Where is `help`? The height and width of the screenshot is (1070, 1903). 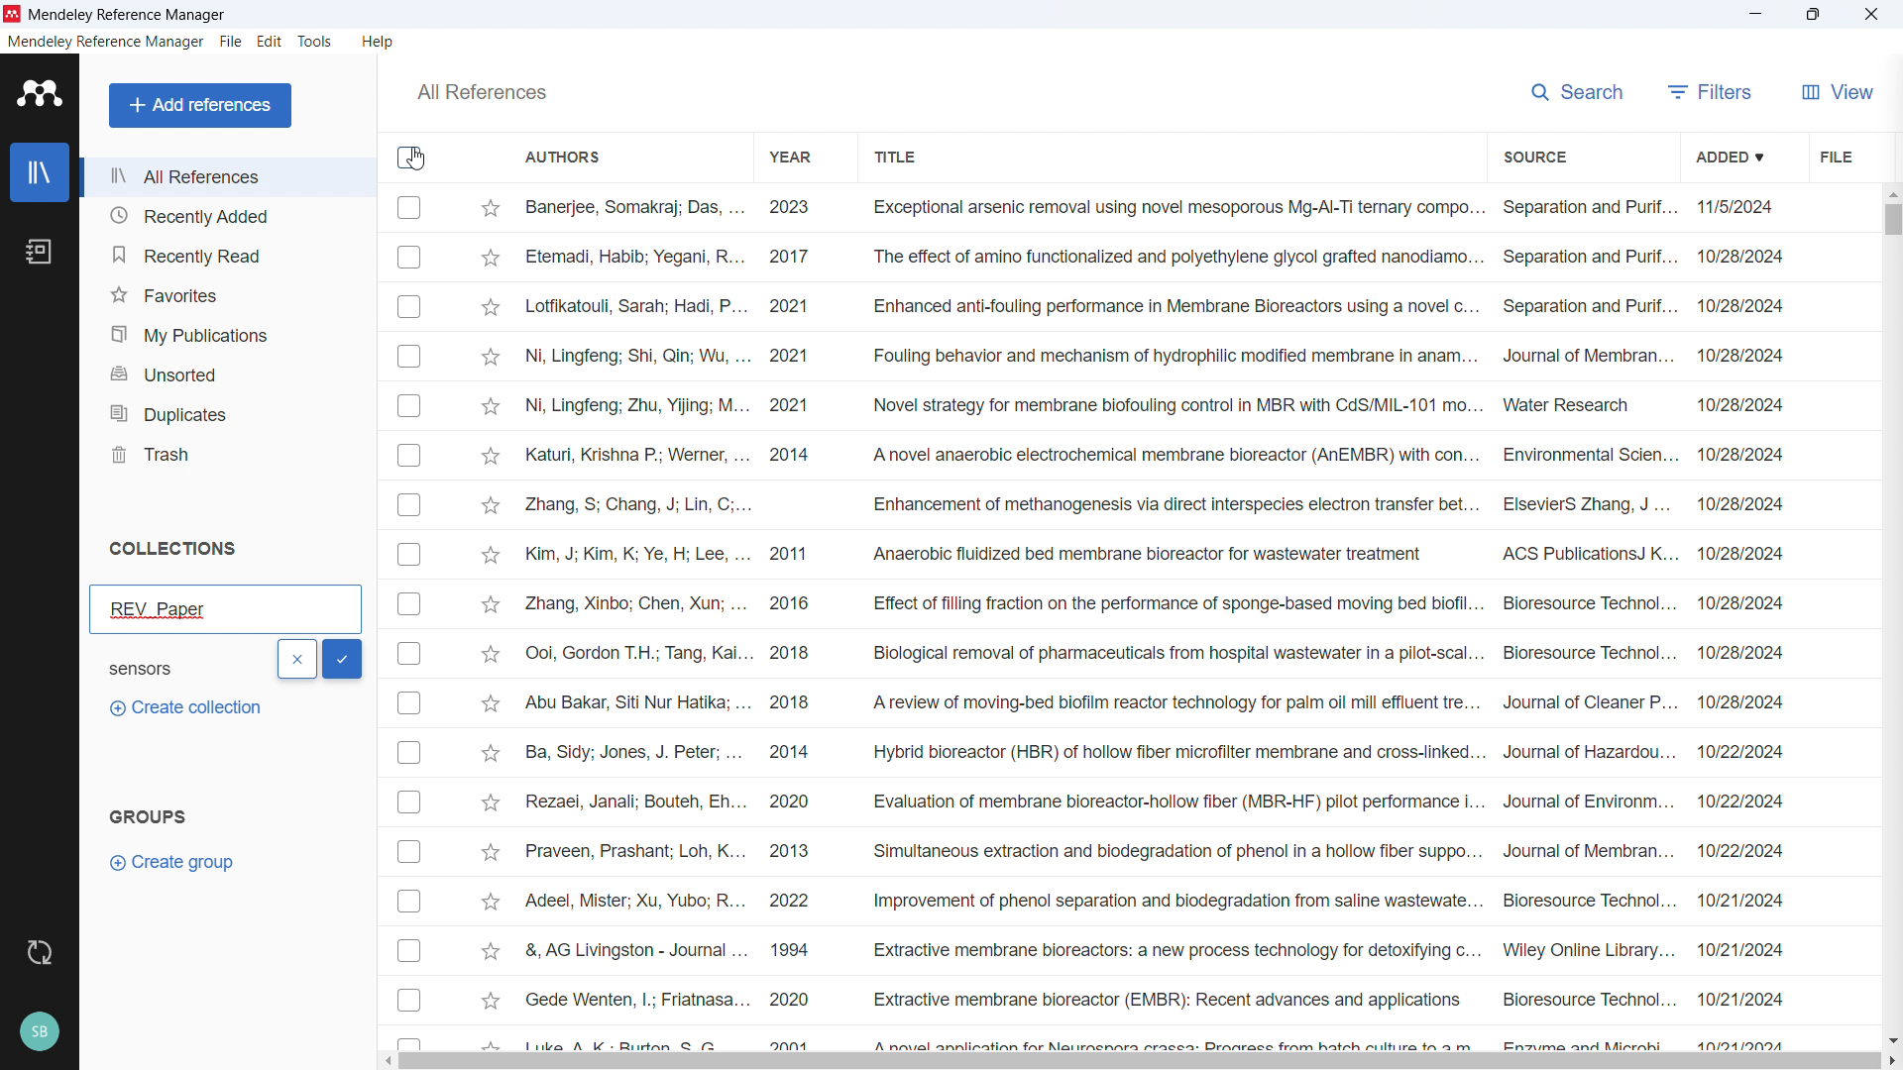
help is located at coordinates (381, 41).